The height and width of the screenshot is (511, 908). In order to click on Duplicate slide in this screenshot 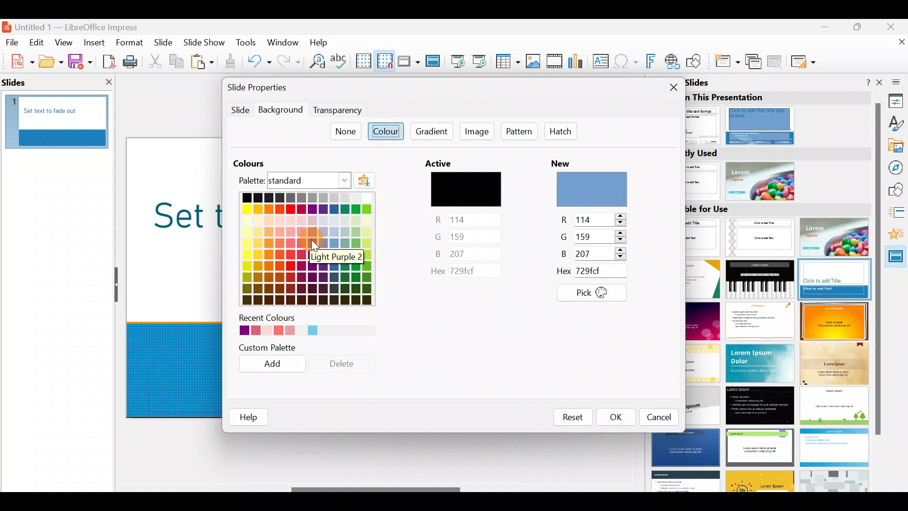, I will do `click(755, 62)`.